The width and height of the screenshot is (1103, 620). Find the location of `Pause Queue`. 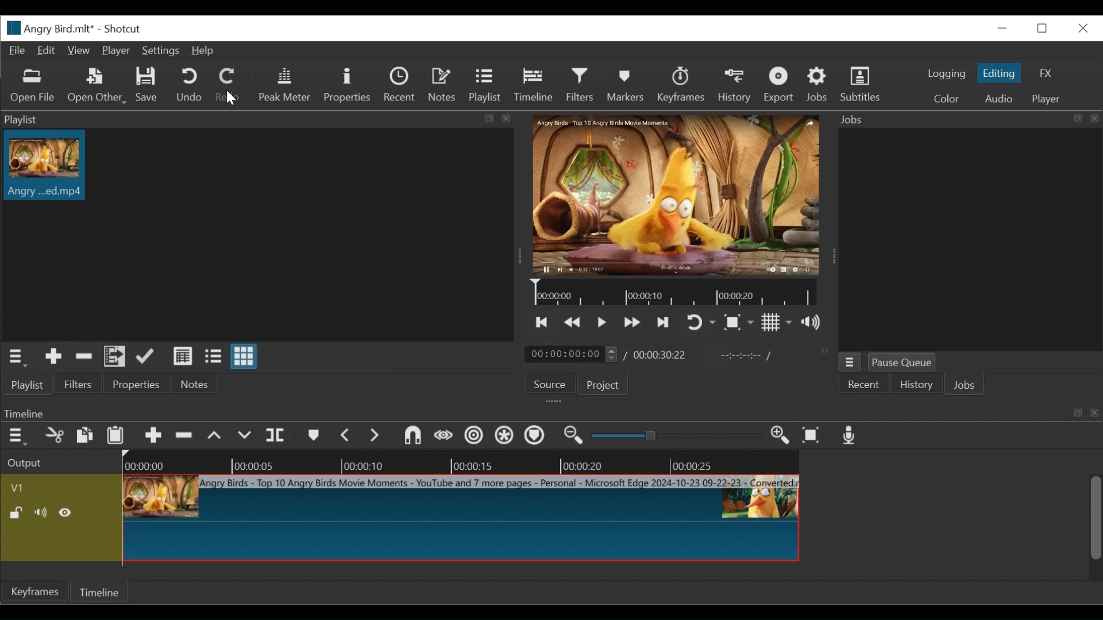

Pause Queue is located at coordinates (904, 362).